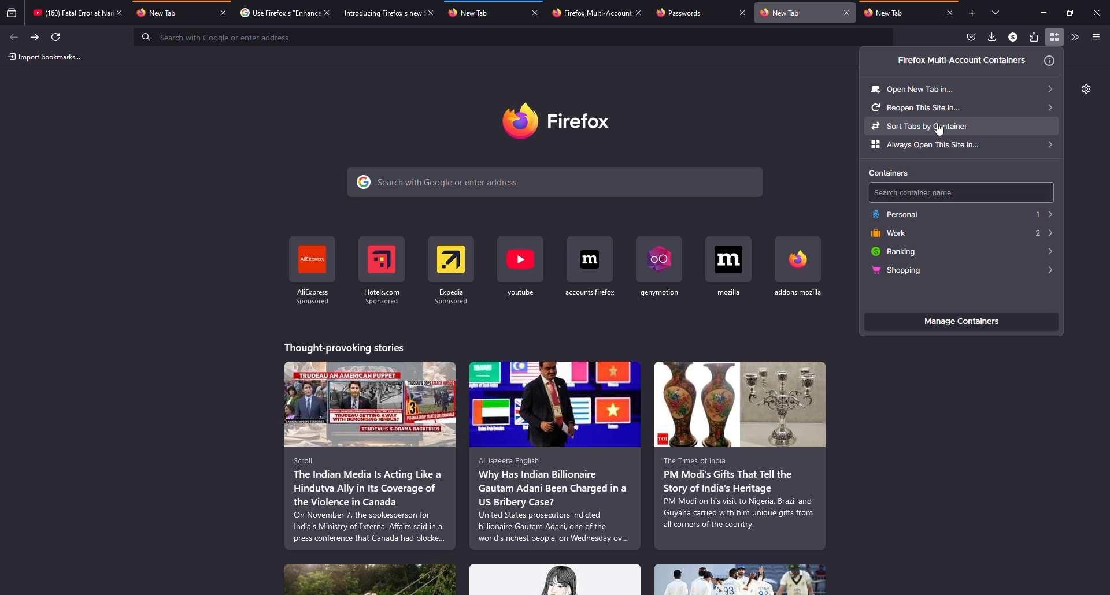  I want to click on 1, so click(1042, 213).